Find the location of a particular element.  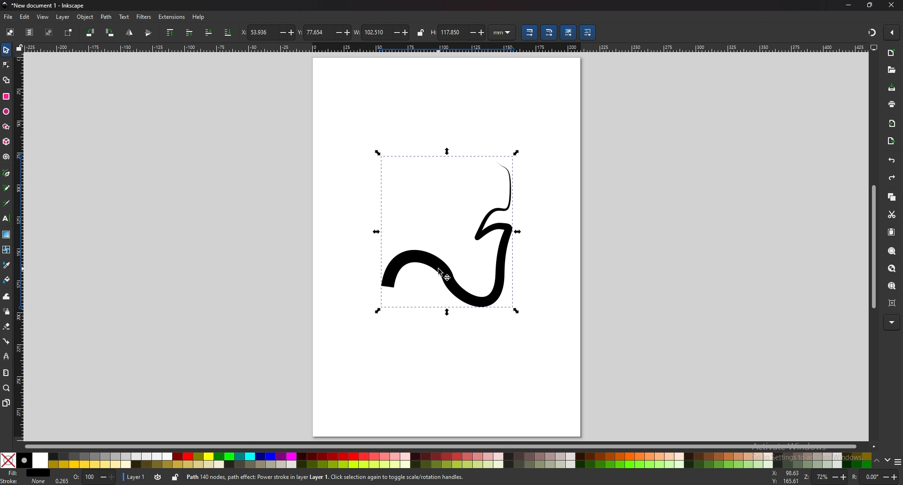

UNDO is located at coordinates (891, 160).